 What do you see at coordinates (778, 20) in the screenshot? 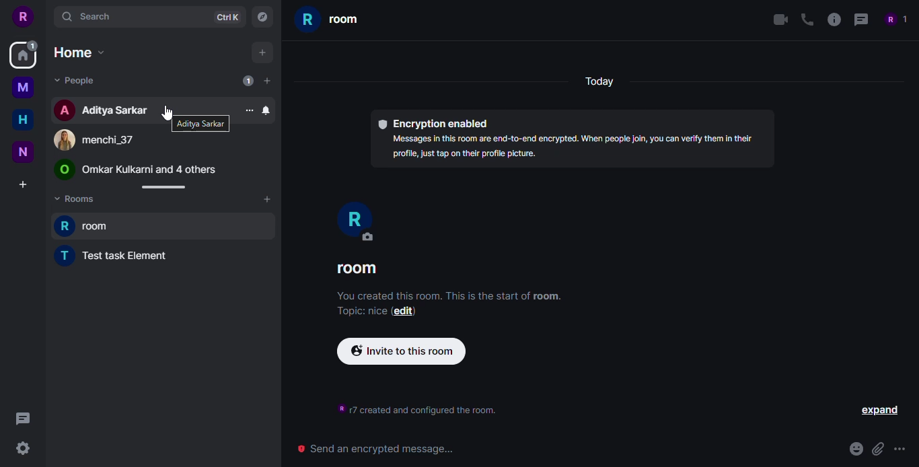
I see `video call` at bounding box center [778, 20].